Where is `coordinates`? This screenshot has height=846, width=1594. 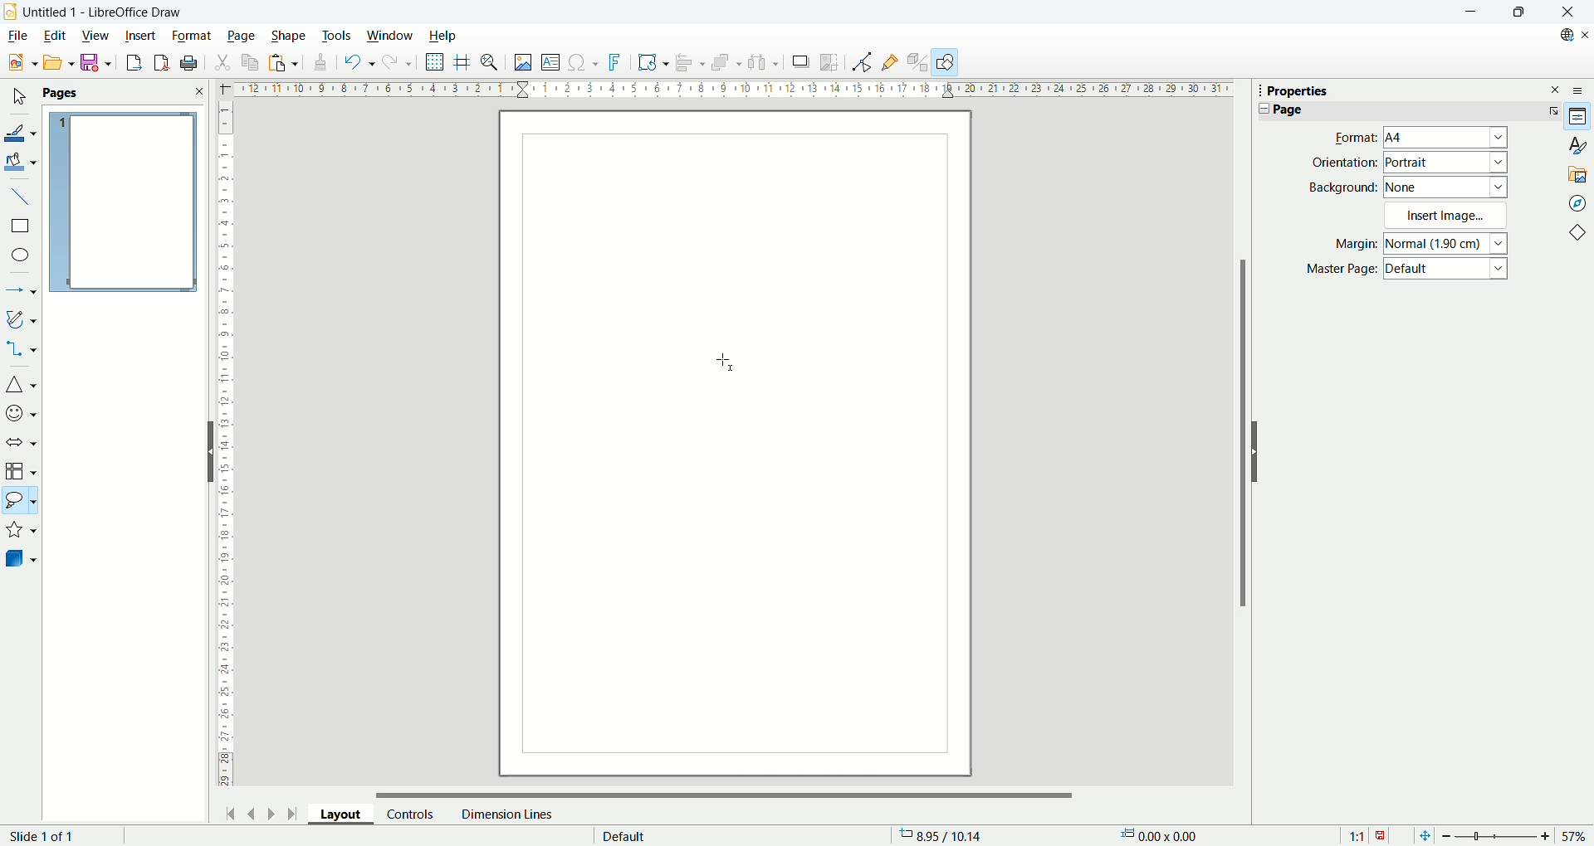
coordinates is located at coordinates (949, 836).